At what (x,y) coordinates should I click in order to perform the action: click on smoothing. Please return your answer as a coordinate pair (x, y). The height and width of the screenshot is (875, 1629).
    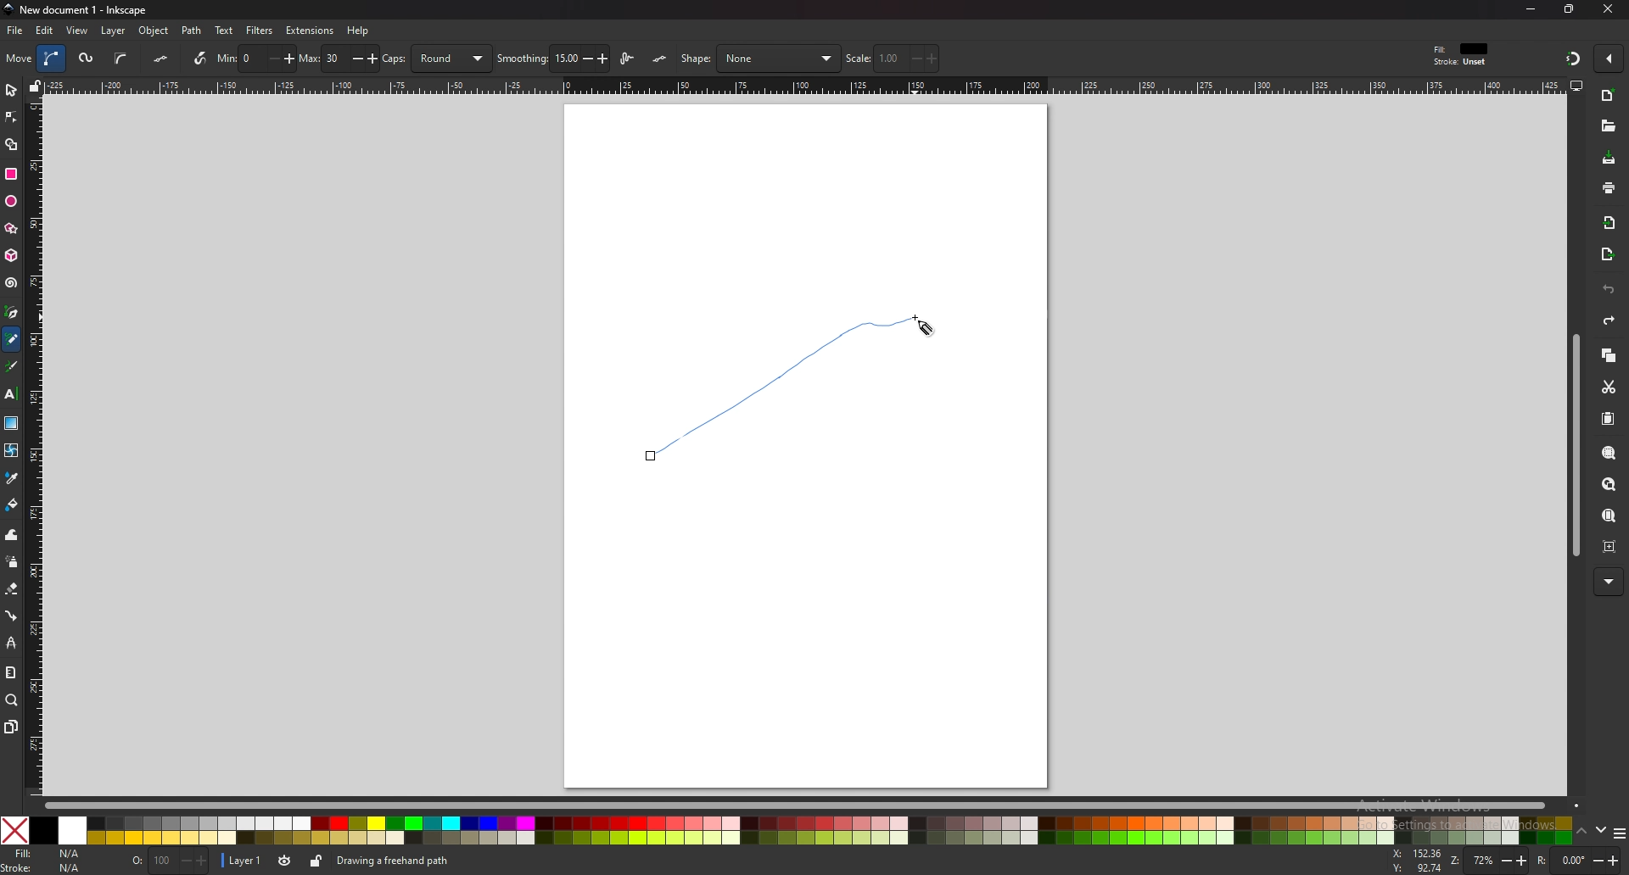
    Looking at the image, I should click on (552, 57).